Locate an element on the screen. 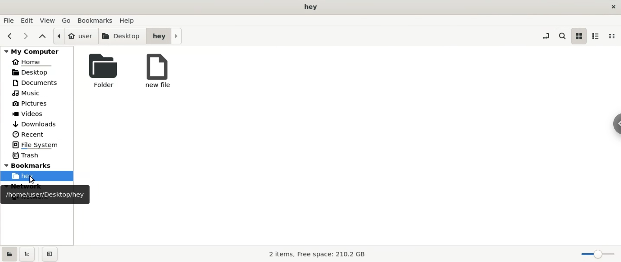 This screenshot has width=621, height=262. close is located at coordinates (614, 7).